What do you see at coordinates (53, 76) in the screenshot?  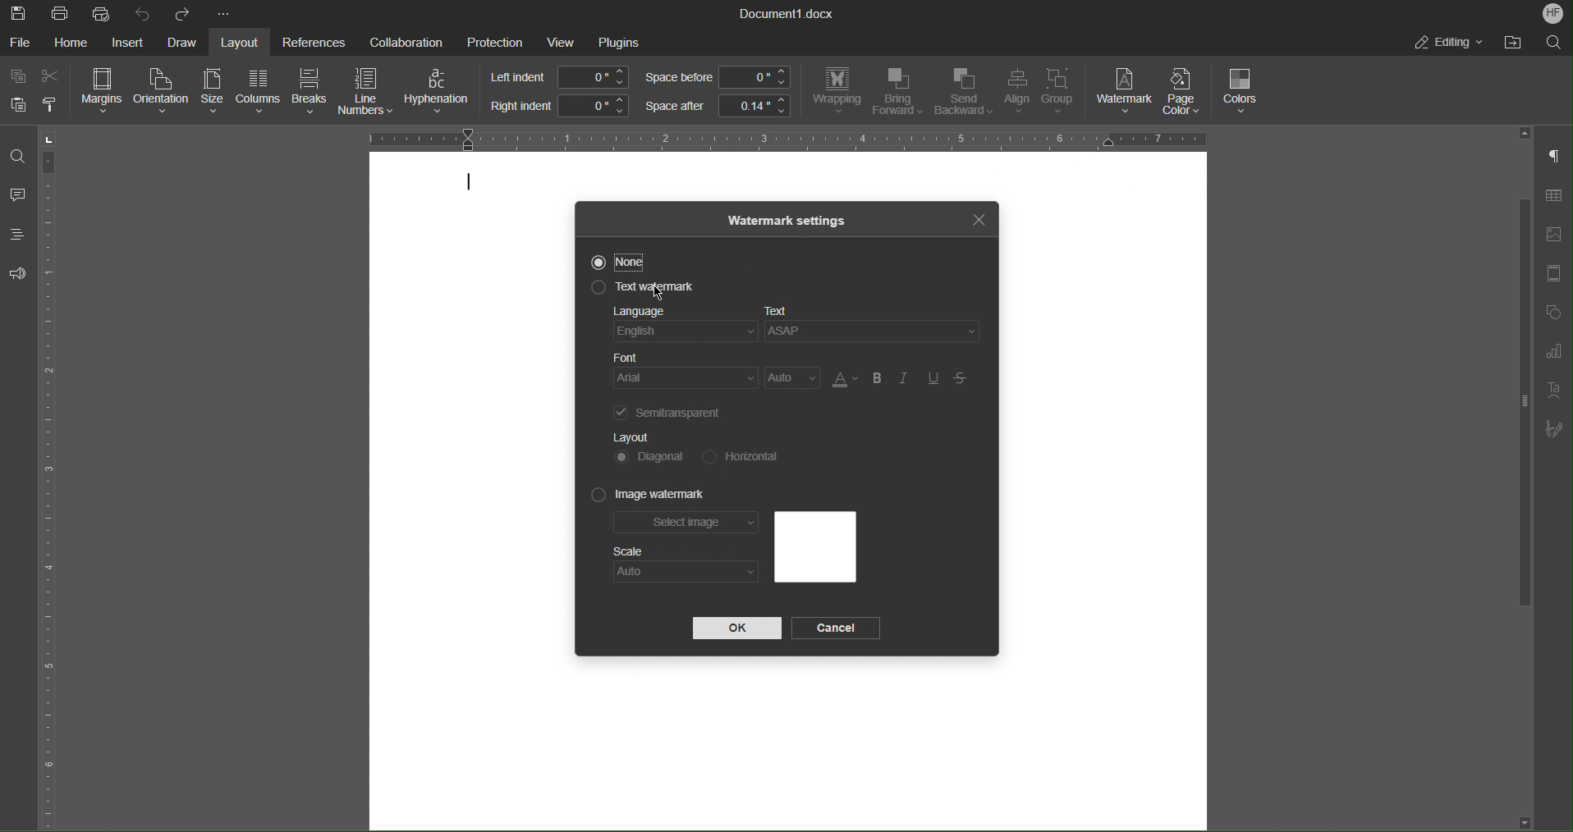 I see `Cut` at bounding box center [53, 76].